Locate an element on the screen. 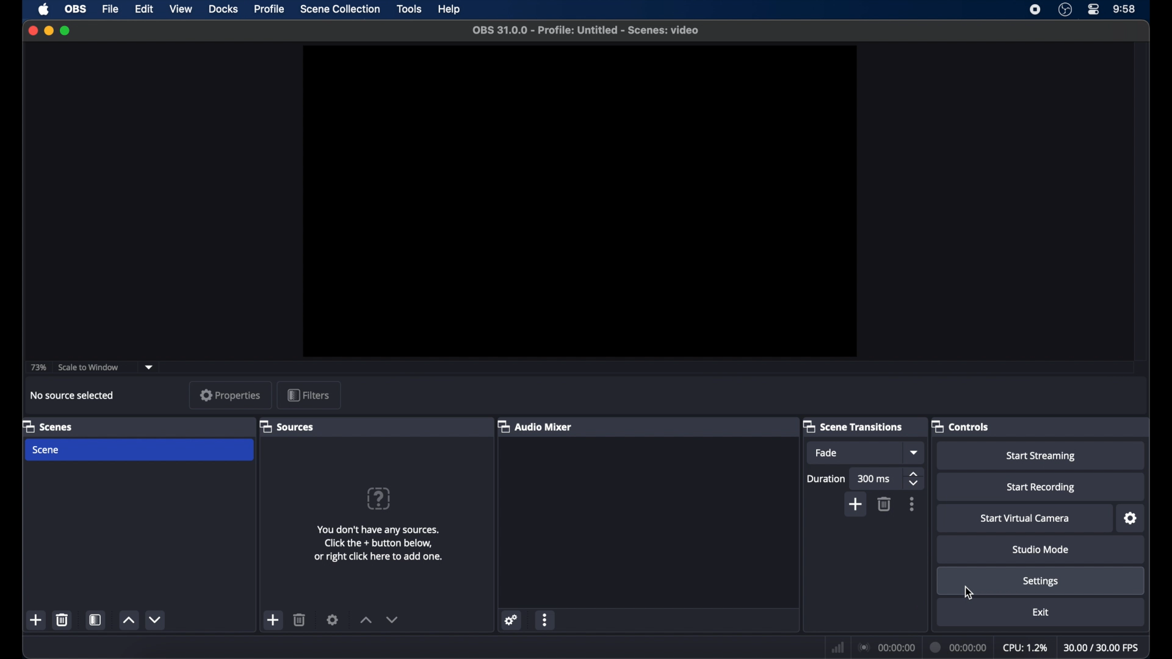  delete is located at coordinates (62, 619).